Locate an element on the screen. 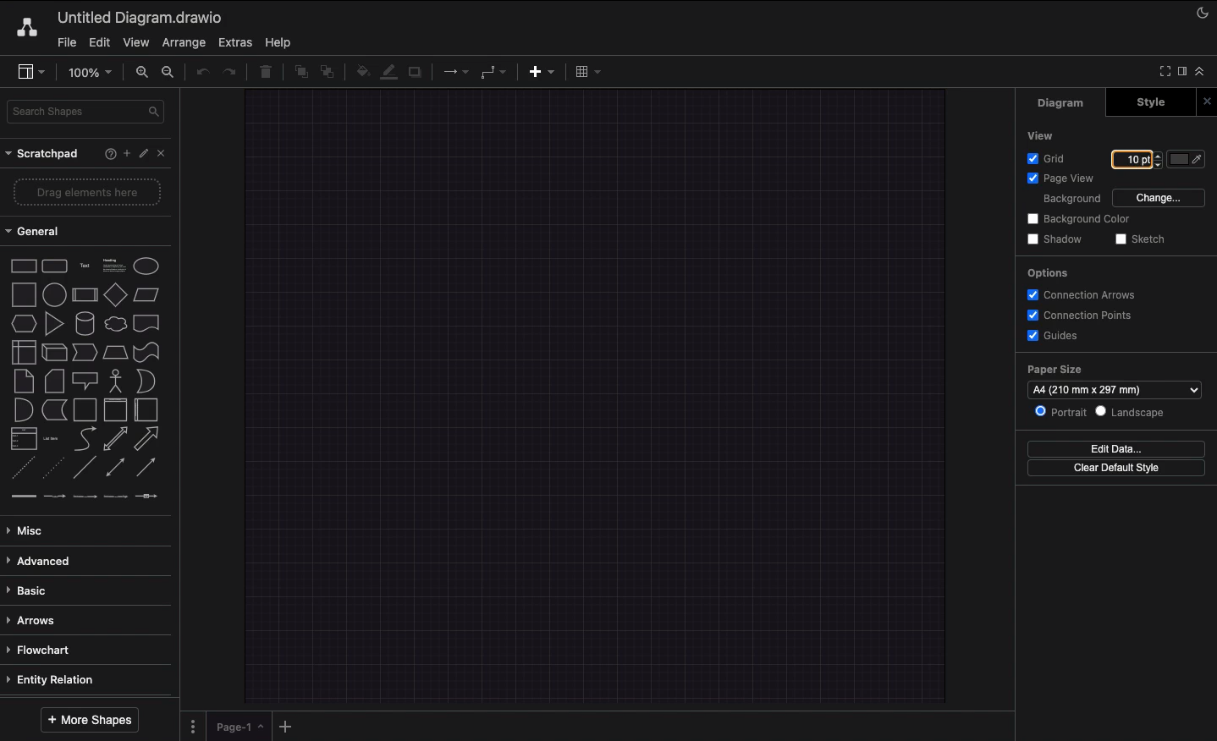 The width and height of the screenshot is (1217, 741). Move to front is located at coordinates (298, 74).